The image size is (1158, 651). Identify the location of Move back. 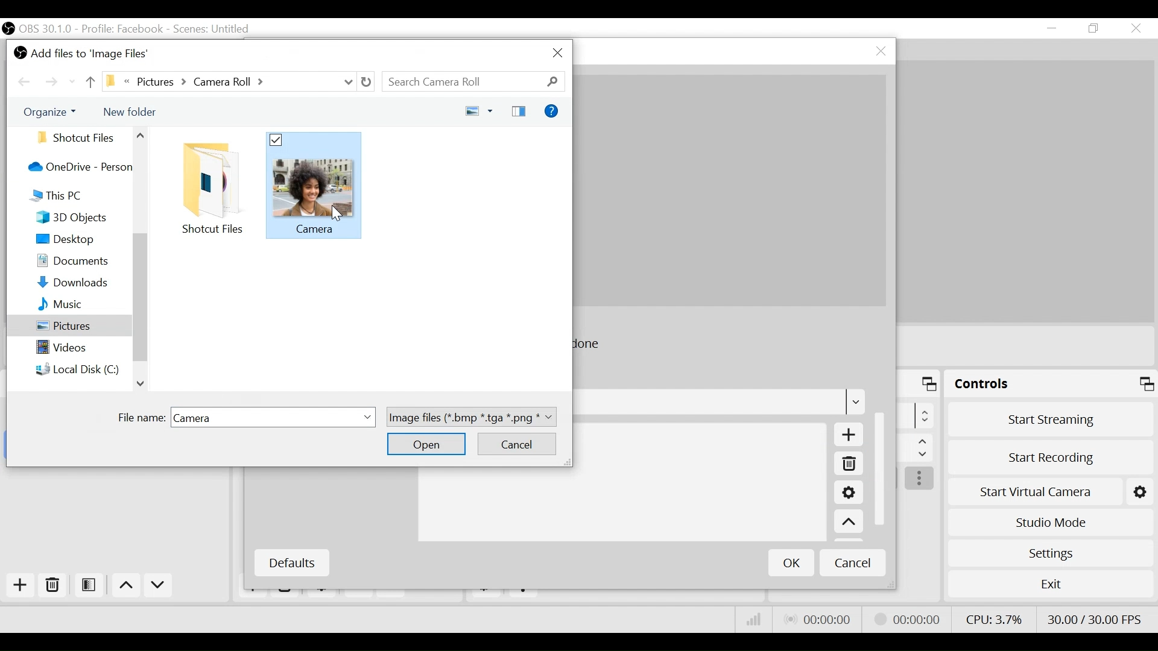
(26, 83).